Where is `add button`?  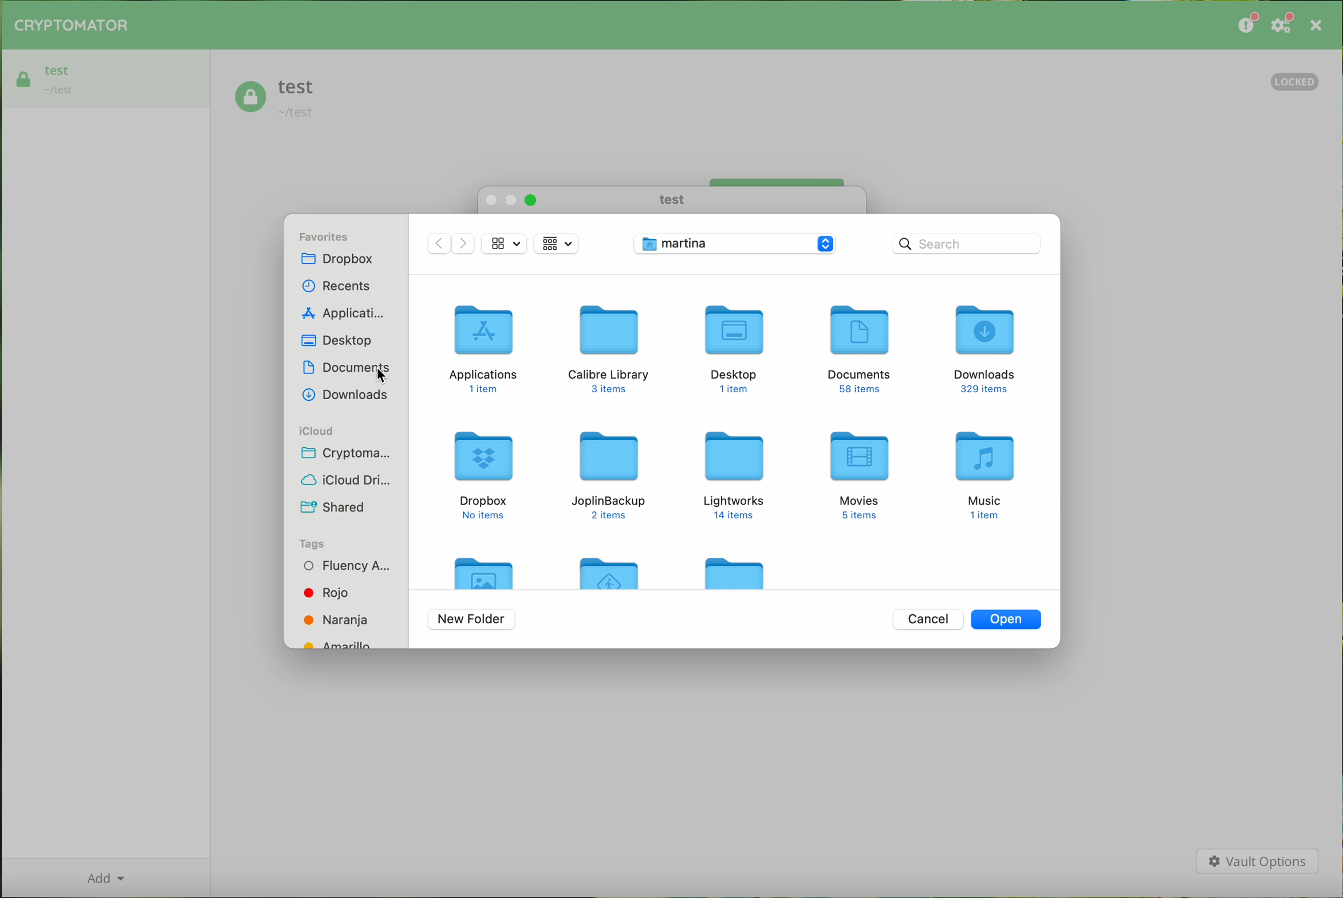
add button is located at coordinates (105, 877).